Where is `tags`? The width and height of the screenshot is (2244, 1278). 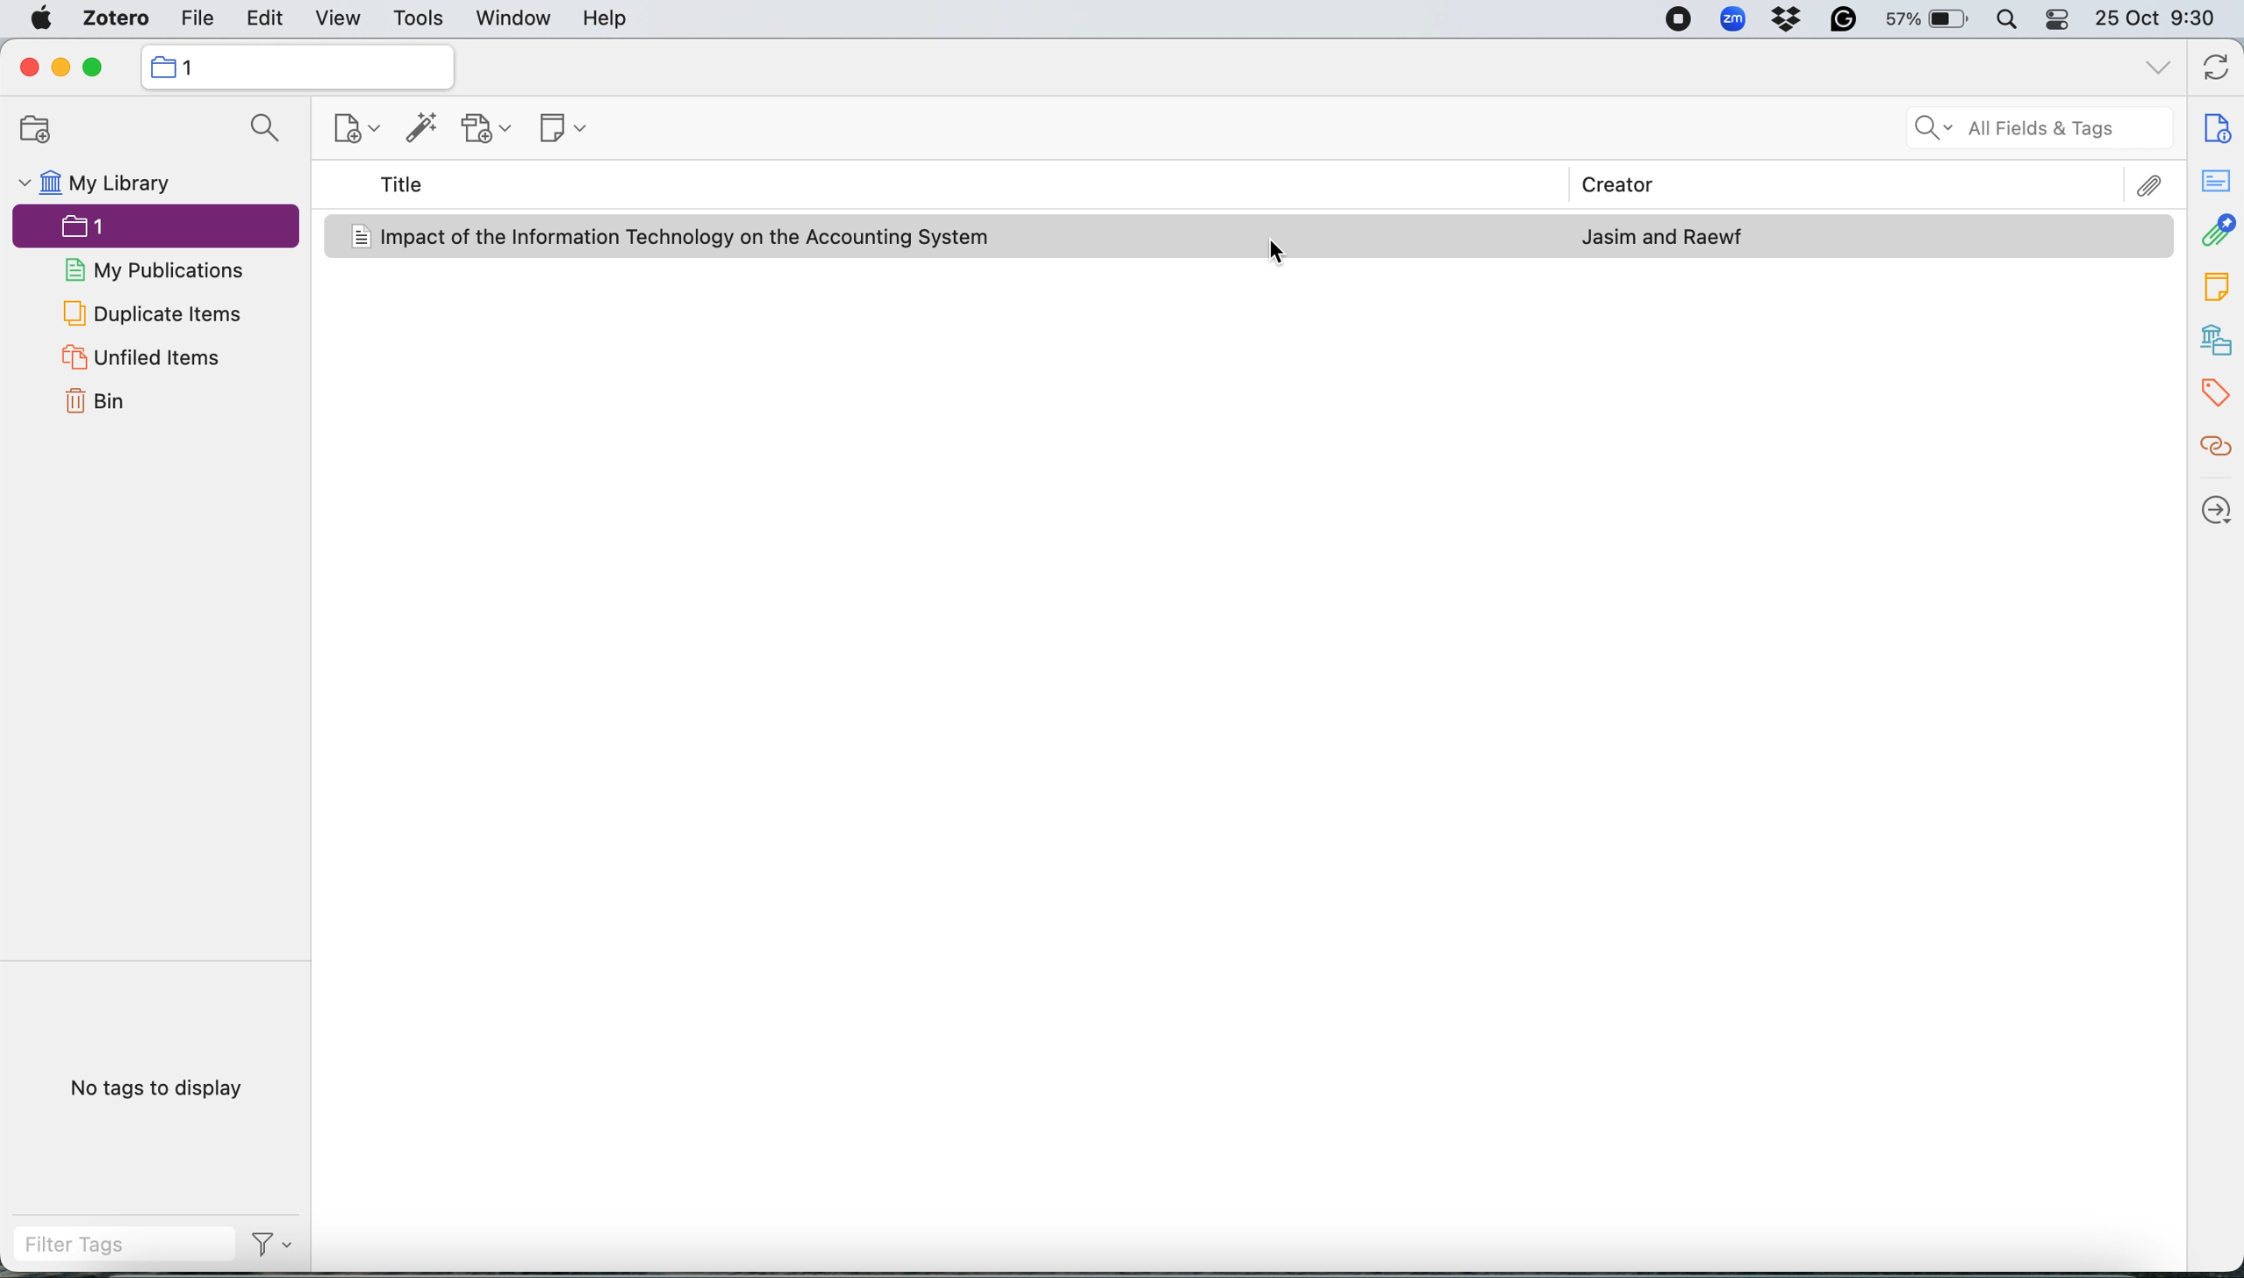 tags is located at coordinates (2213, 284).